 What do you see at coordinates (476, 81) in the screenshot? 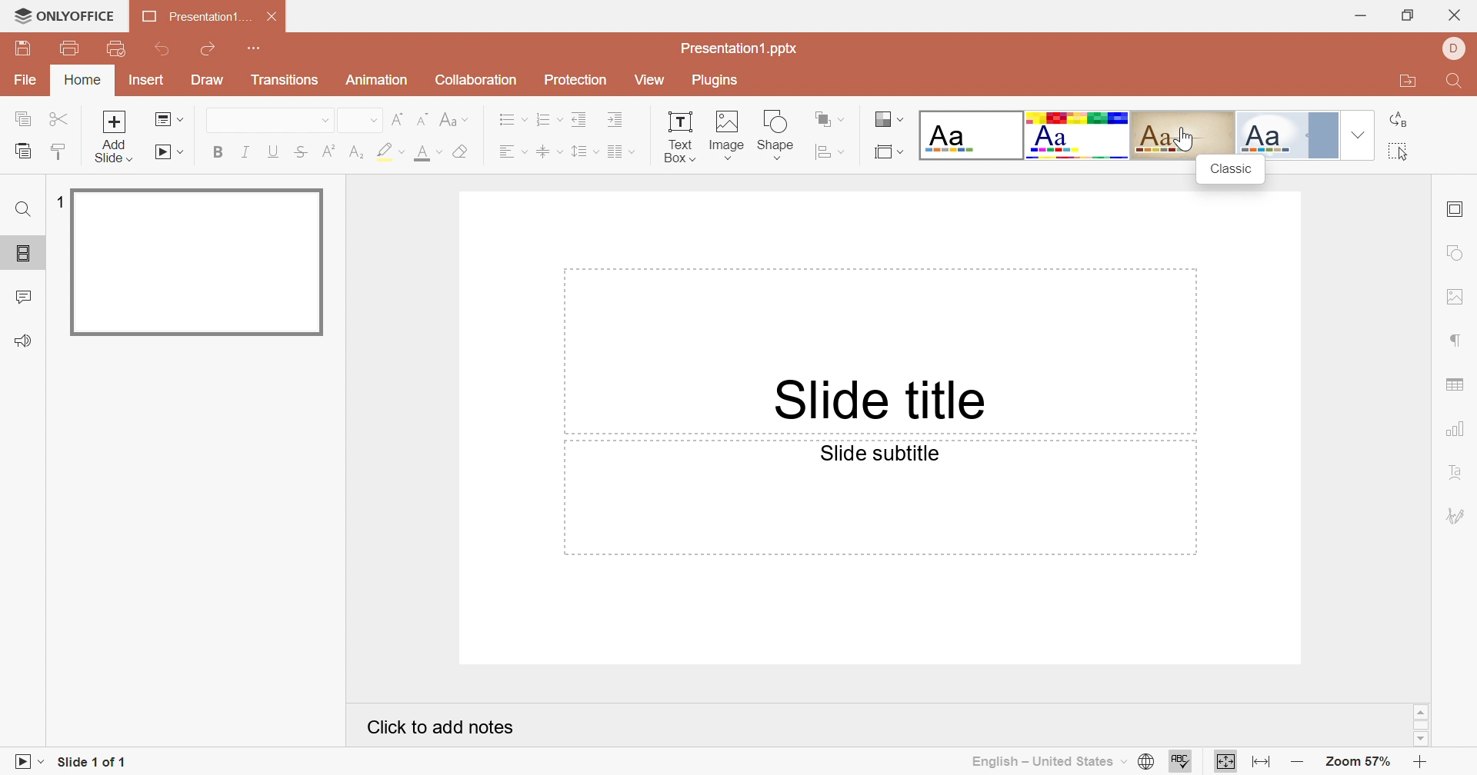
I see `Collaboration` at bounding box center [476, 81].